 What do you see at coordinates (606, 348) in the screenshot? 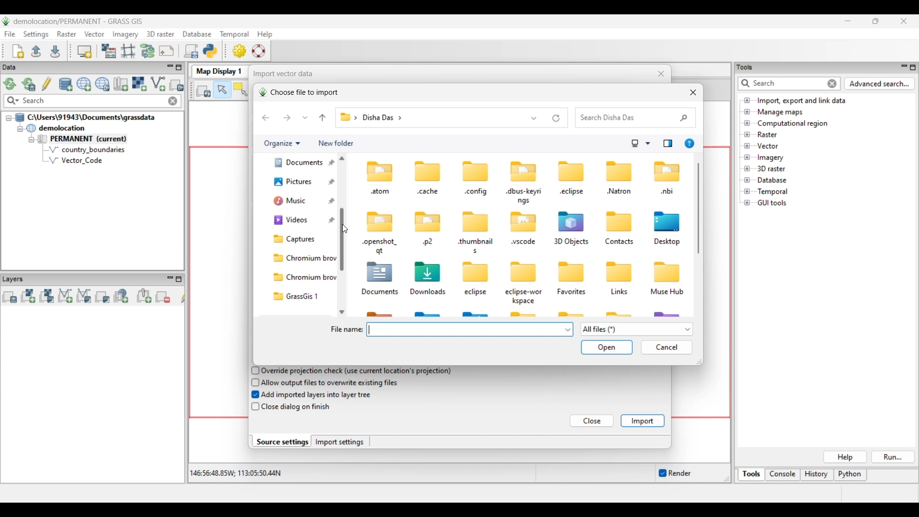
I see `Save and open inputs` at bounding box center [606, 348].